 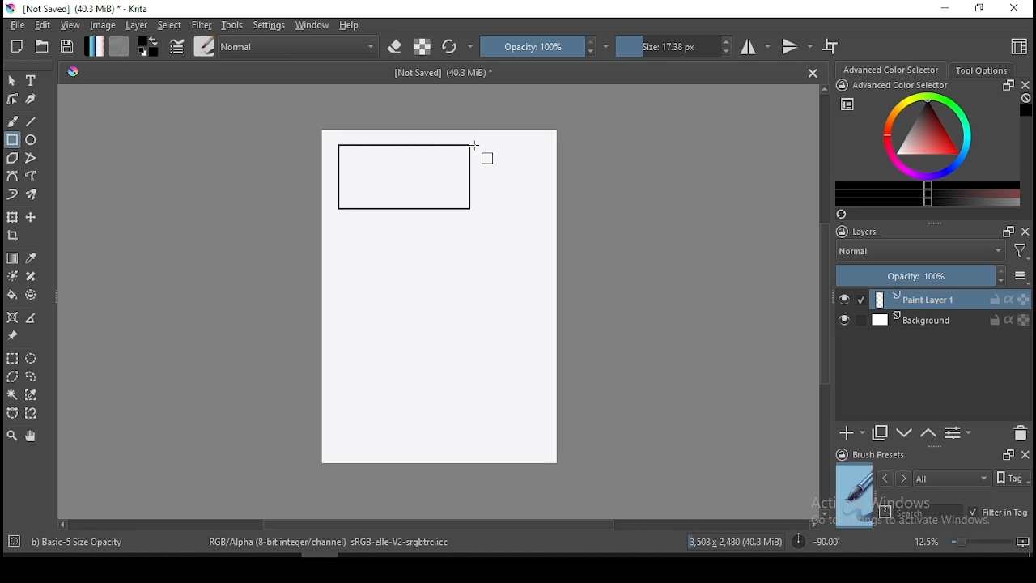 What do you see at coordinates (312, 25) in the screenshot?
I see `windows` at bounding box center [312, 25].